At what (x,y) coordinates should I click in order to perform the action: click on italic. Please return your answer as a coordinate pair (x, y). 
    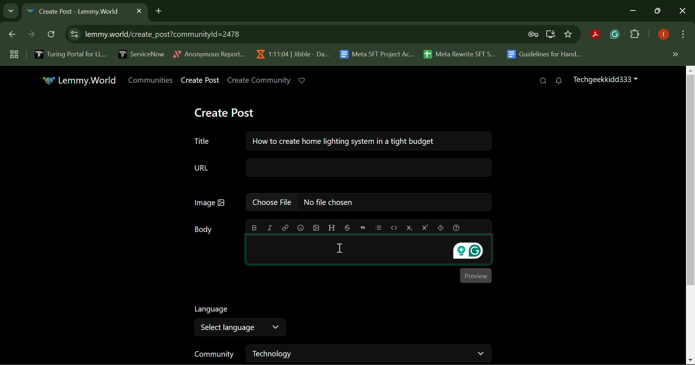
    Looking at the image, I should click on (269, 227).